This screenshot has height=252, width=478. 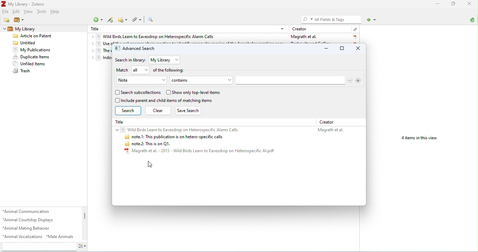 What do you see at coordinates (176, 137) in the screenshot?
I see `note.1: This publication is on hetero-specific calls` at bounding box center [176, 137].